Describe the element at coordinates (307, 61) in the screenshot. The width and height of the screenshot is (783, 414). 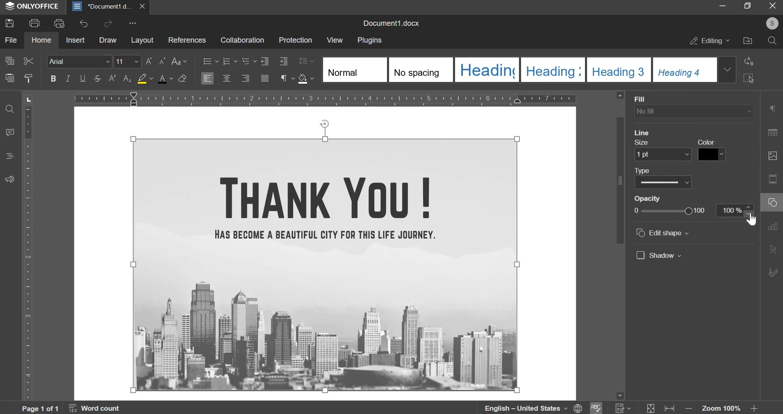
I see `line spacing` at that location.